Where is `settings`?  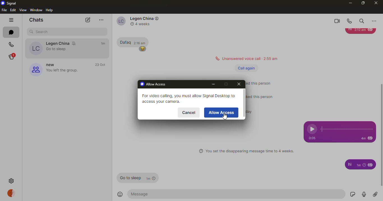 settings is located at coordinates (11, 181).